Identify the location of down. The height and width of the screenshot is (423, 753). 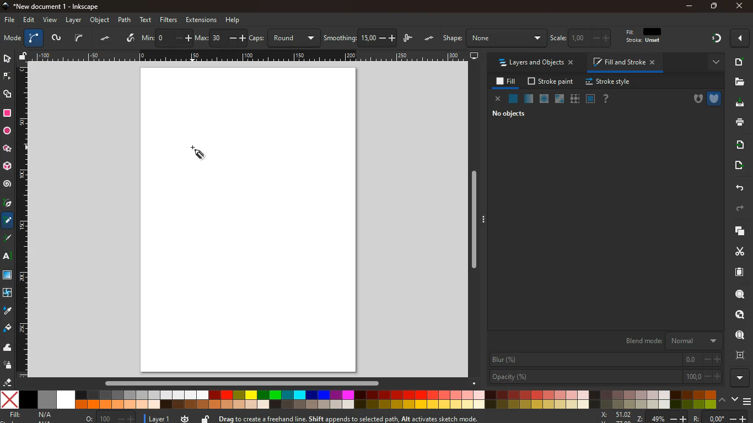
(734, 399).